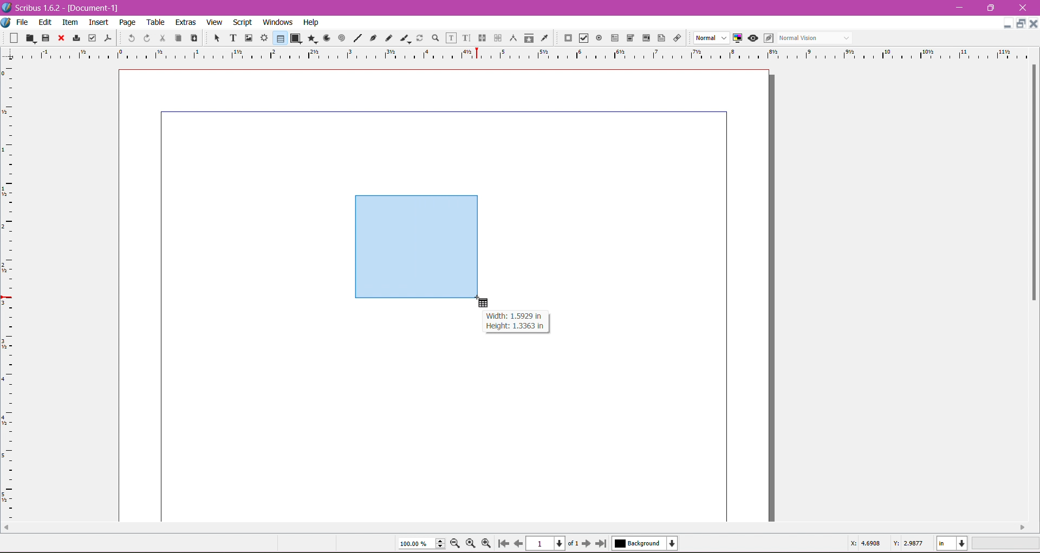 Image resolution: width=1040 pixels, height=553 pixels. What do you see at coordinates (14, 293) in the screenshot?
I see `Grid` at bounding box center [14, 293].